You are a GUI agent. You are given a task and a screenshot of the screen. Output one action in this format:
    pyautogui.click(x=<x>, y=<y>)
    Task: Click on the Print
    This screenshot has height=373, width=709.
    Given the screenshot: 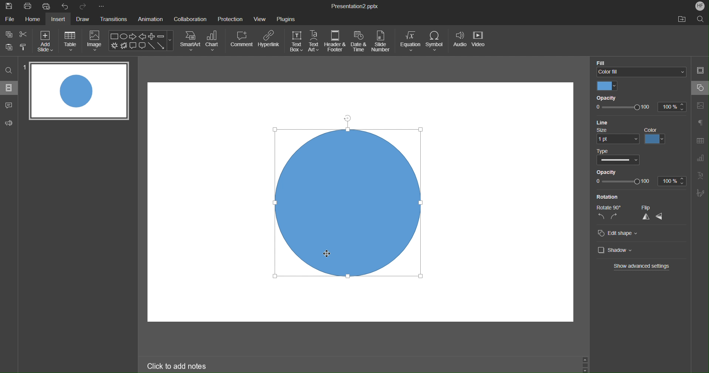 What is the action you would take?
    pyautogui.click(x=28, y=7)
    